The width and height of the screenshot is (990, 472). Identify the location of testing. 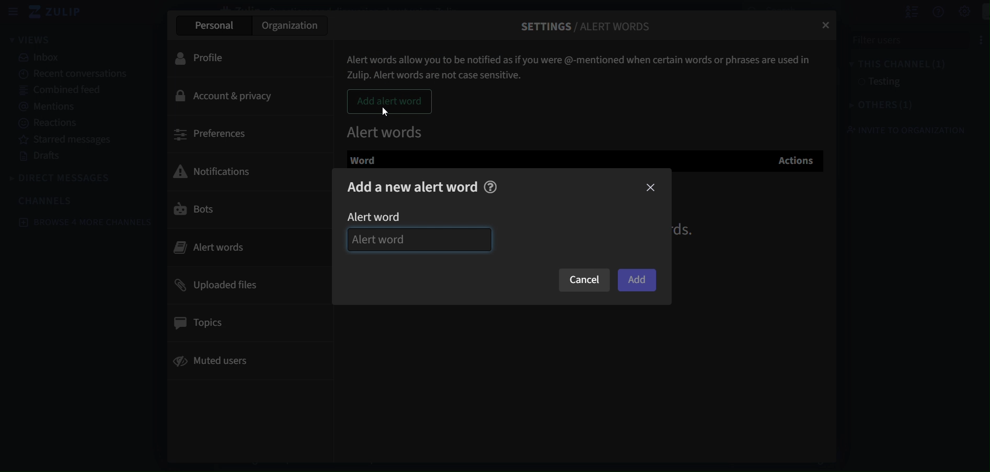
(880, 83).